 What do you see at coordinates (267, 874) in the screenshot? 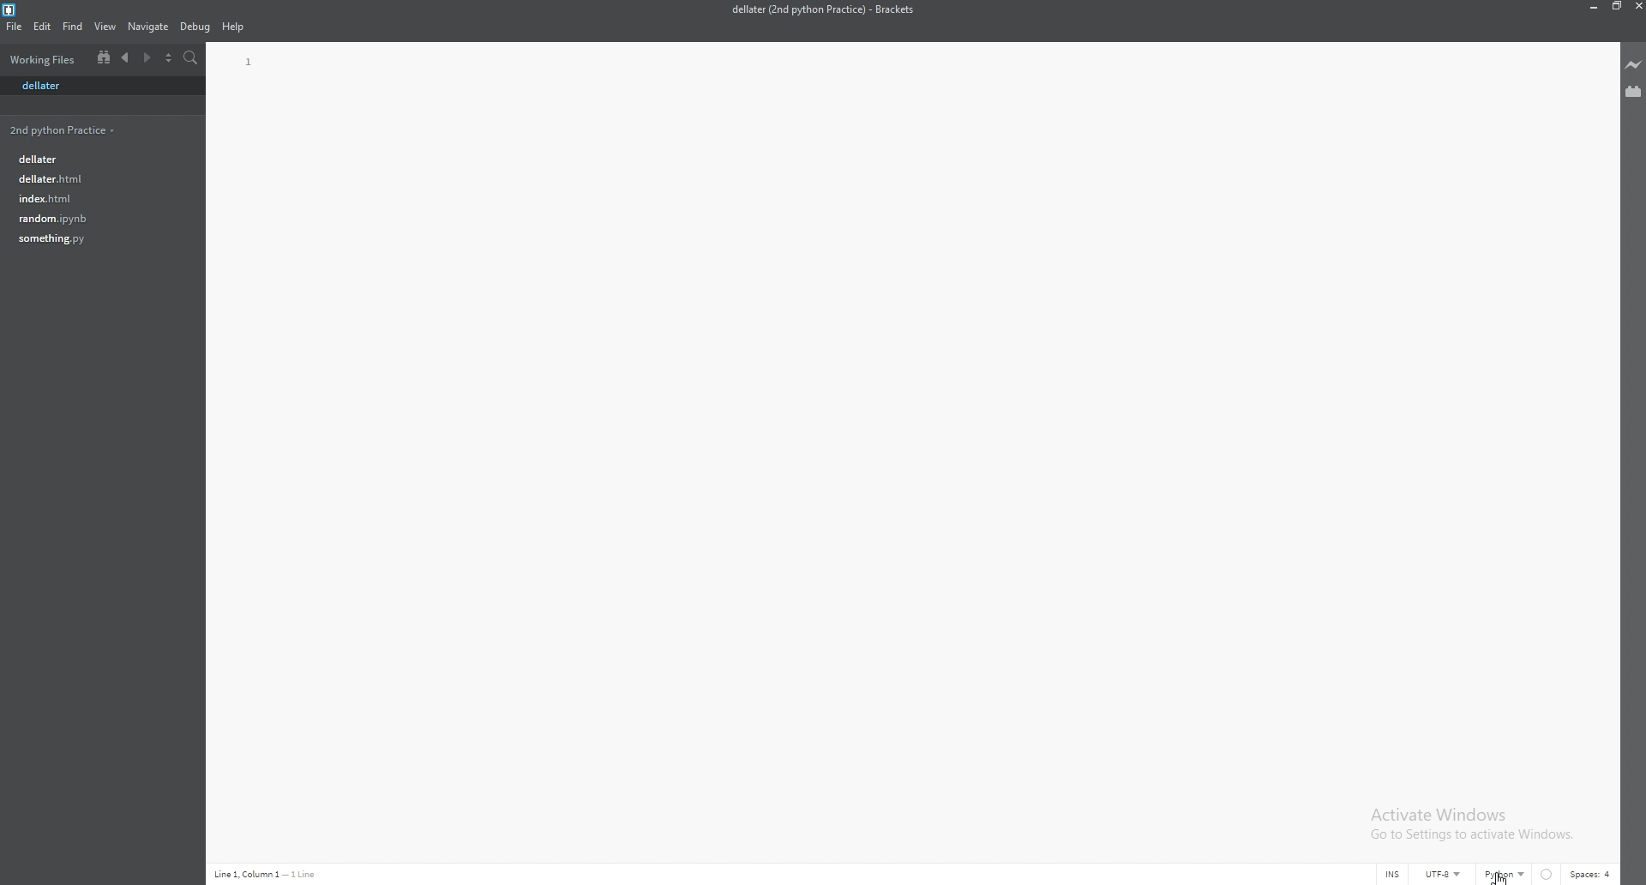
I see `description` at bounding box center [267, 874].